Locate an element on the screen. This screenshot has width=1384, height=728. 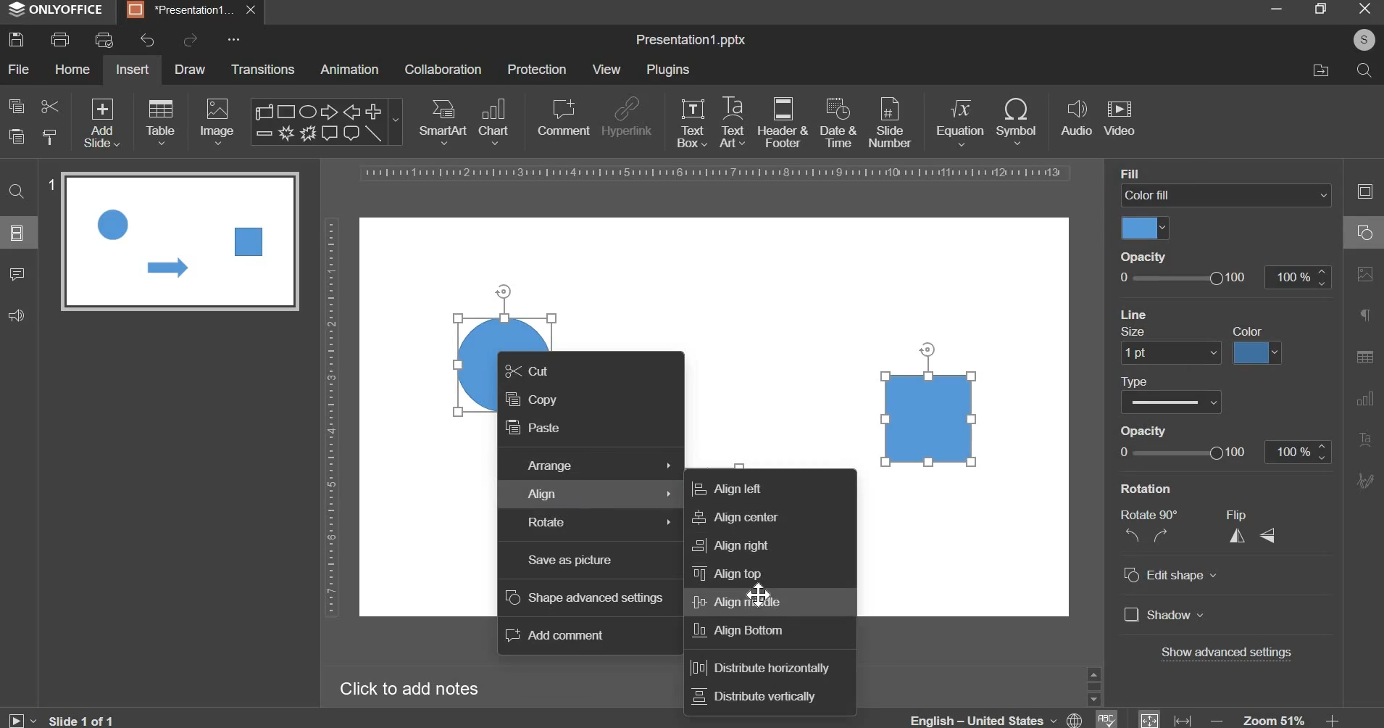
undo is located at coordinates (147, 41).